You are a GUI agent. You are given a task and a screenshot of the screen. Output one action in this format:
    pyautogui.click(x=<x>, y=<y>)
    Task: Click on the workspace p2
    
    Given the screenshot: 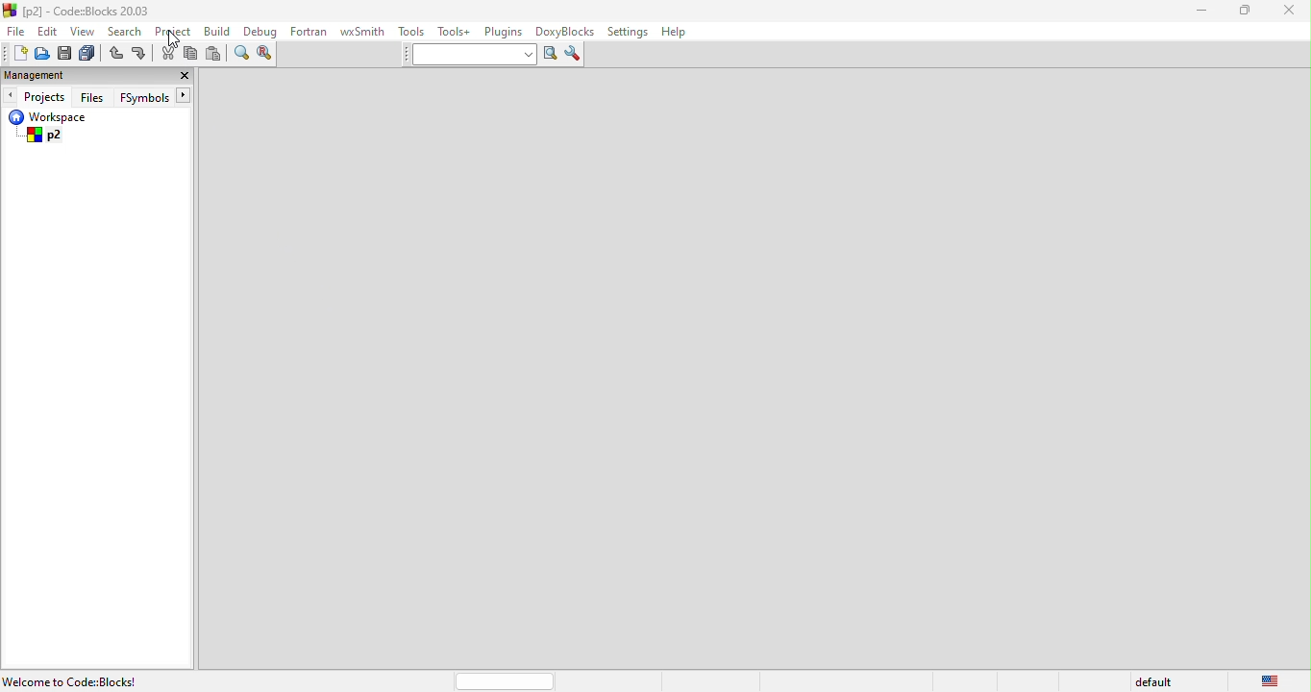 What is the action you would take?
    pyautogui.click(x=77, y=128)
    